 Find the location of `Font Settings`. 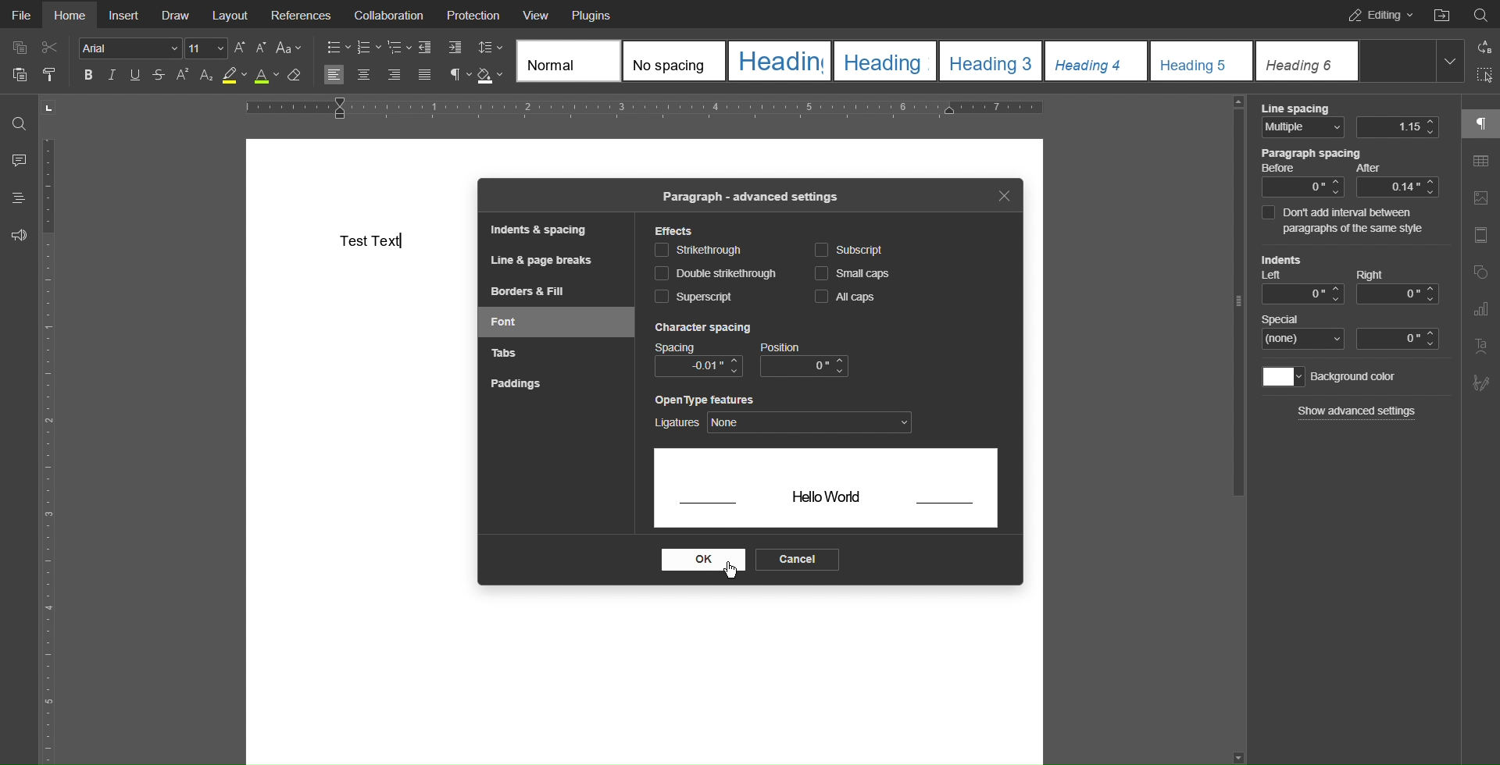

Font Settings is located at coordinates (153, 48).